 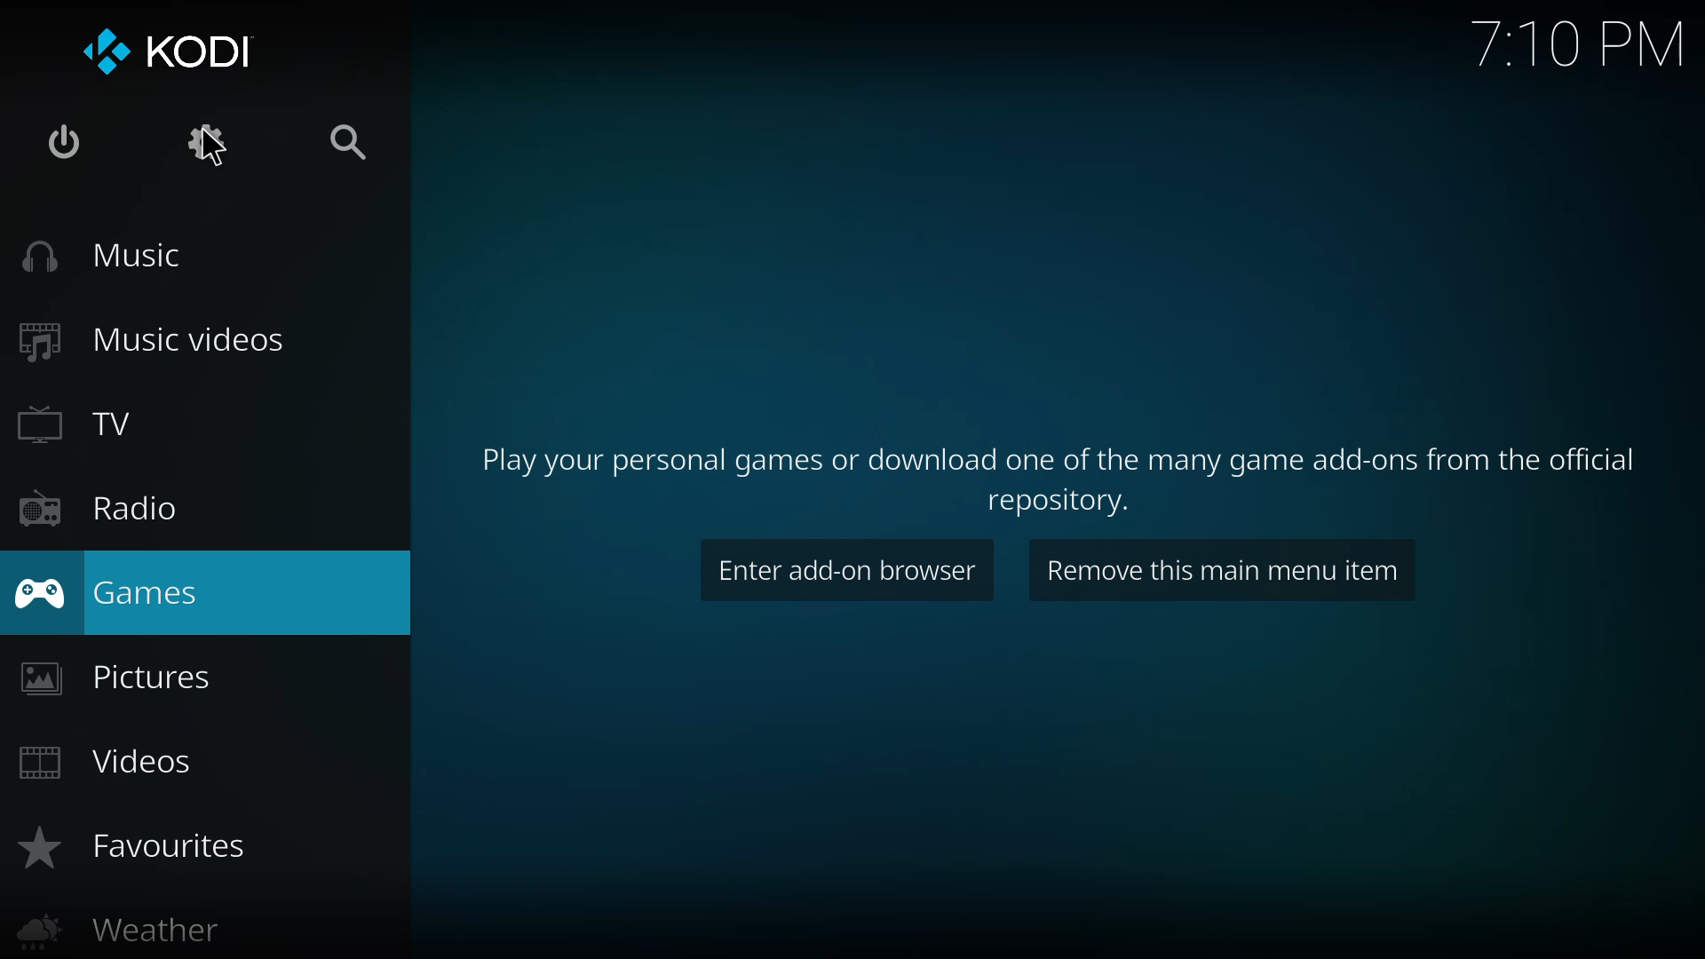 What do you see at coordinates (99, 258) in the screenshot?
I see `music` at bounding box center [99, 258].